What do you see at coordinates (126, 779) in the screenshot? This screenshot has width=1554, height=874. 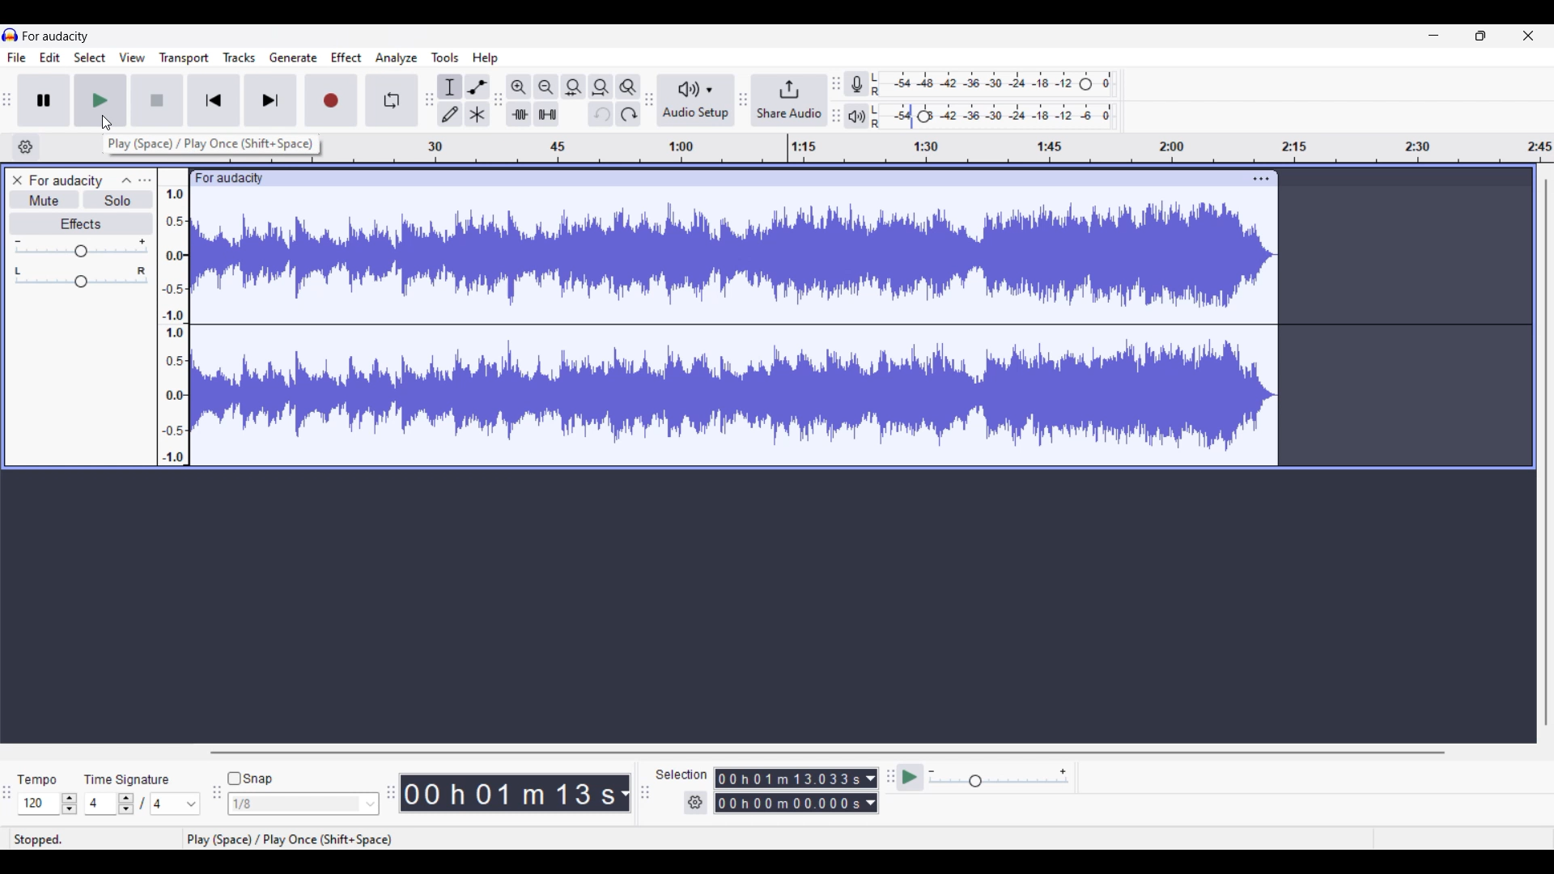 I see `Indicates time signature settings` at bounding box center [126, 779].